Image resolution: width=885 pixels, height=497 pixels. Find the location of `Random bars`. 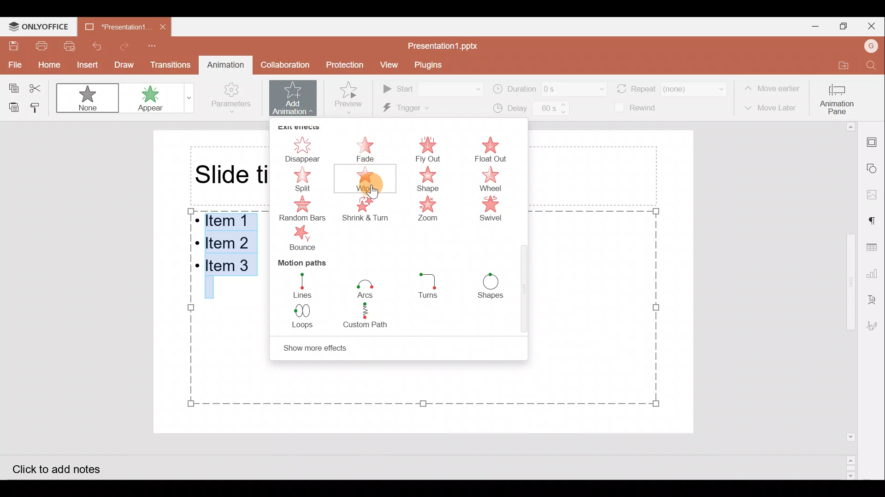

Random bars is located at coordinates (304, 209).